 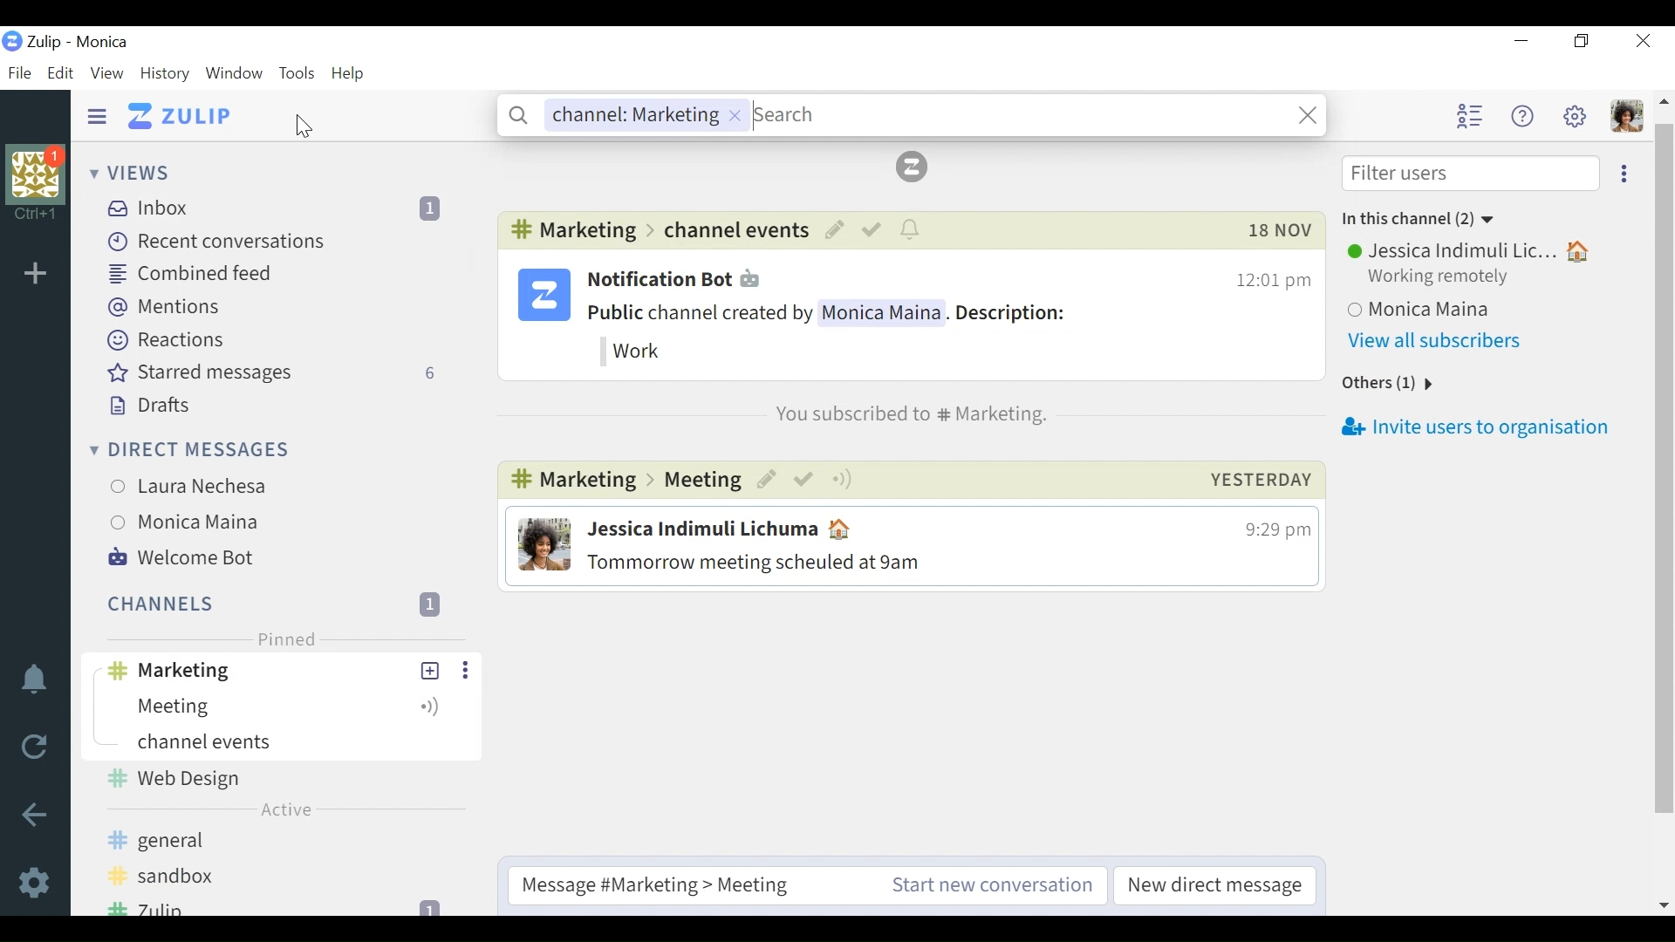 I want to click on Organisational Profile photo, so click(x=36, y=186).